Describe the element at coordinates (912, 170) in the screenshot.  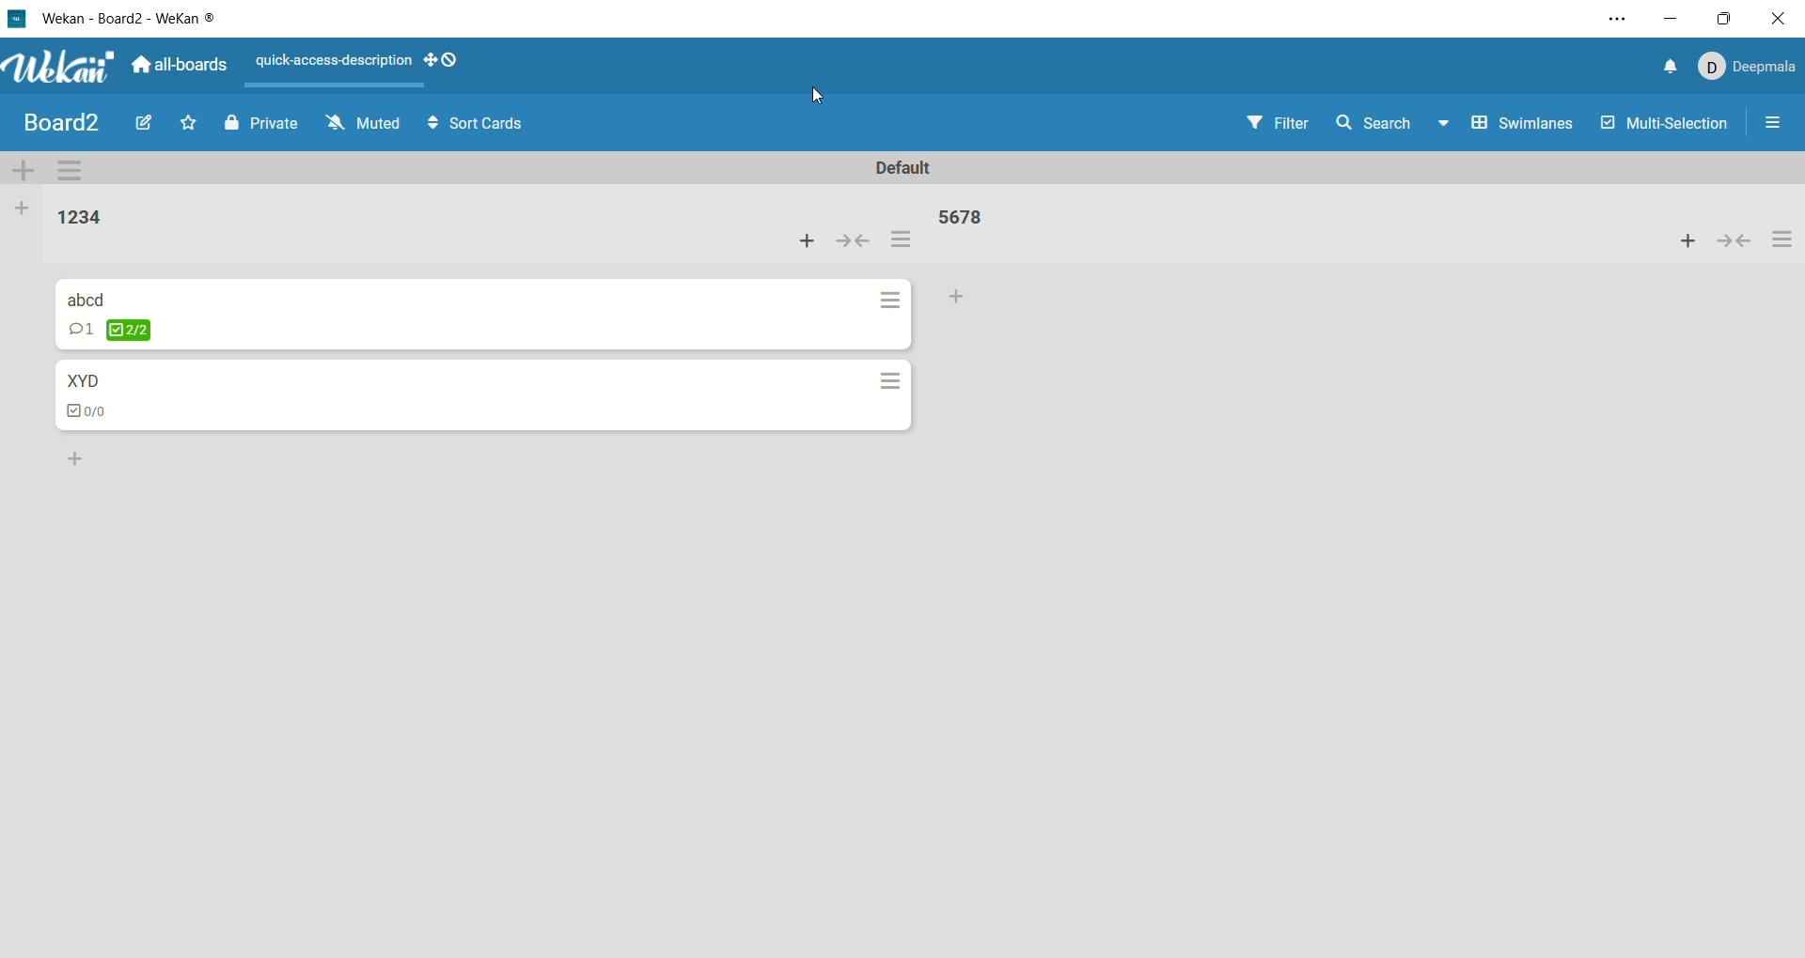
I see `default` at that location.